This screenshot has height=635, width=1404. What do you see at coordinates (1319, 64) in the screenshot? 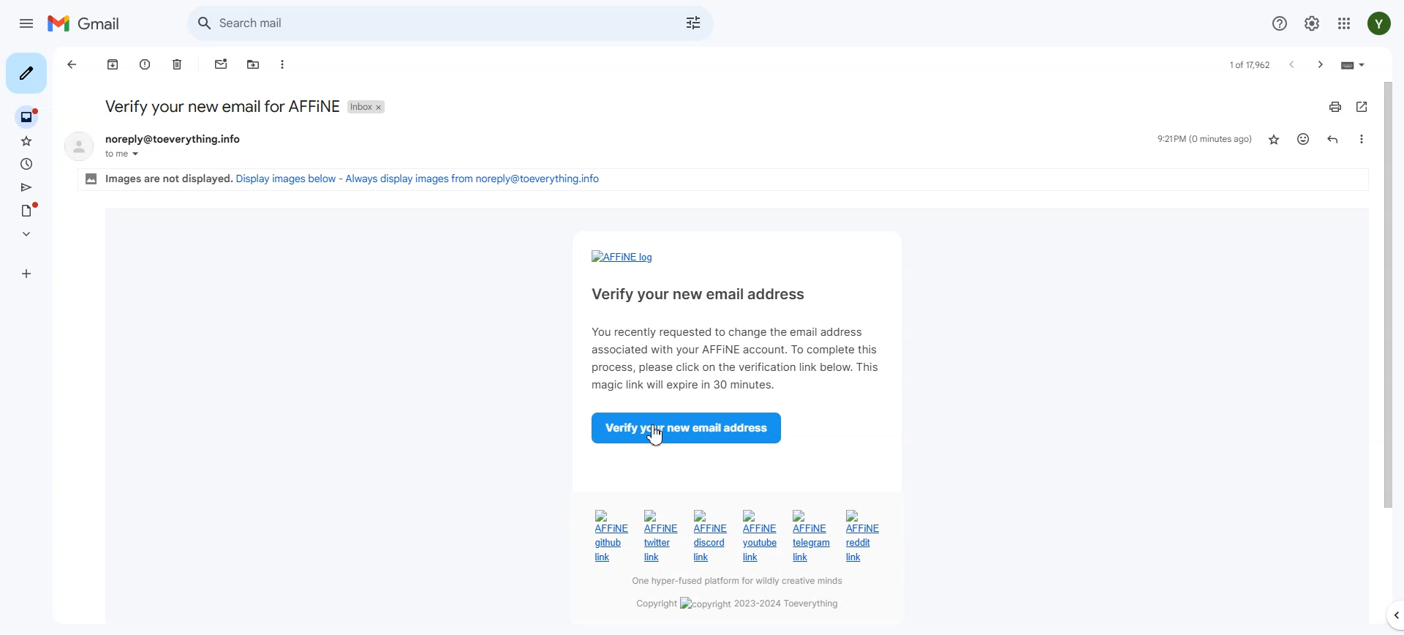
I see `older` at bounding box center [1319, 64].